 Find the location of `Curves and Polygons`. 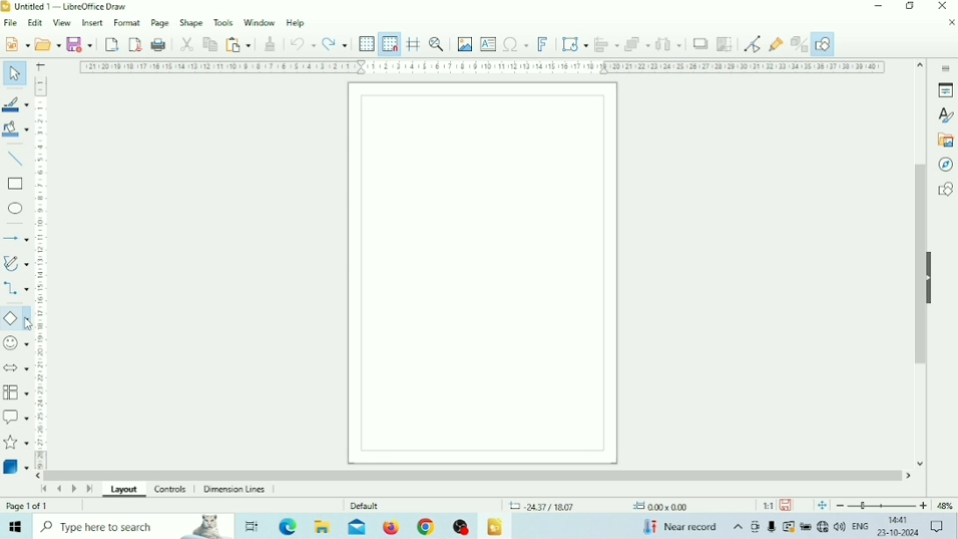

Curves and Polygons is located at coordinates (16, 263).